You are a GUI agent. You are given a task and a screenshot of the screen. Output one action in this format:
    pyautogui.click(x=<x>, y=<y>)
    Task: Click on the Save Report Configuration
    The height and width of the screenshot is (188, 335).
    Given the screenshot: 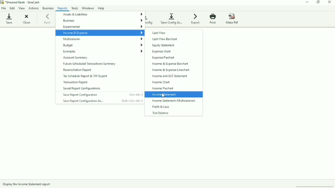 What is the action you would take?
    pyautogui.click(x=103, y=95)
    